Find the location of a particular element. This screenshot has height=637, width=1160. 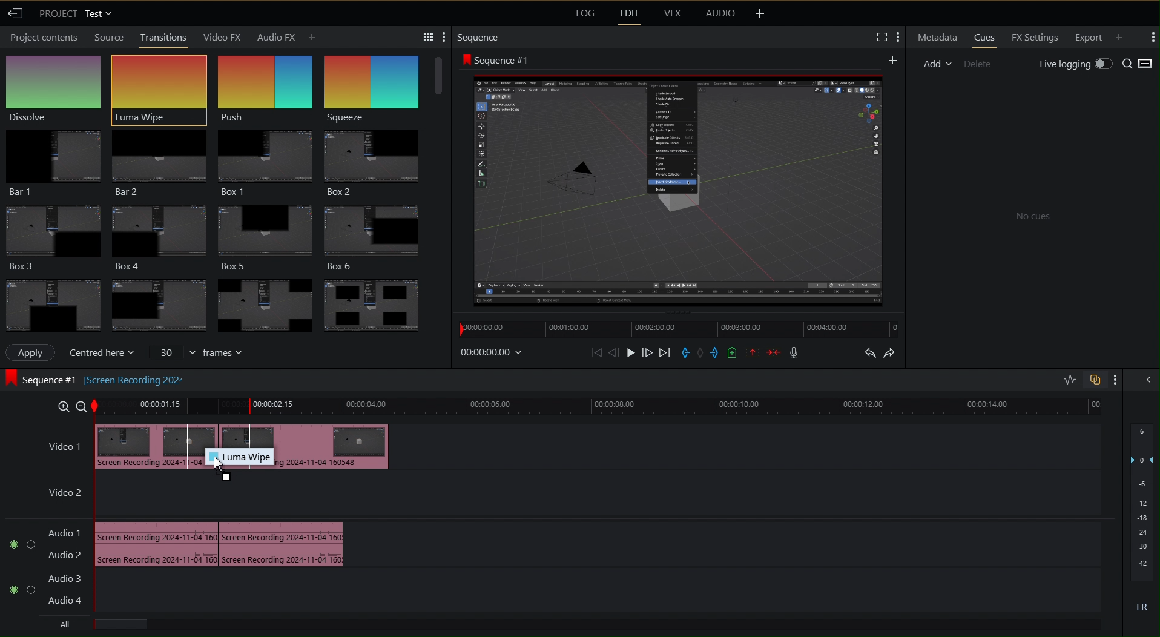

Luma Wipe is located at coordinates (239, 457).